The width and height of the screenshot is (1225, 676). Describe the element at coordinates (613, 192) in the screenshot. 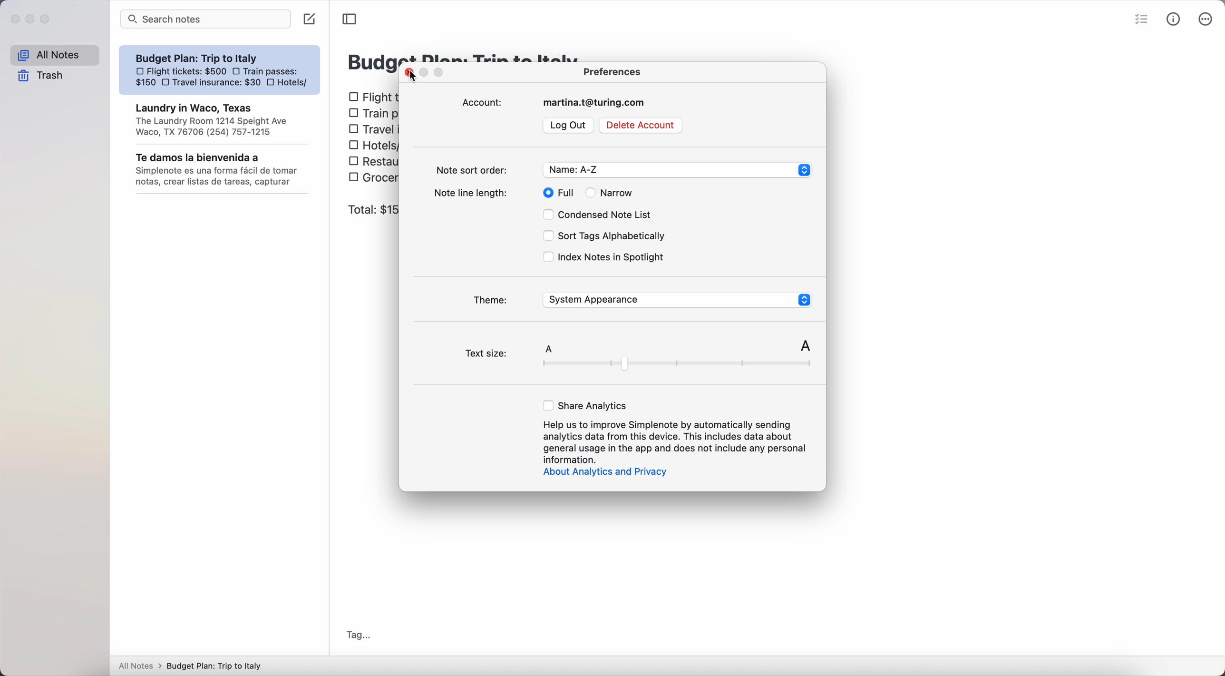

I see `narrow` at that location.